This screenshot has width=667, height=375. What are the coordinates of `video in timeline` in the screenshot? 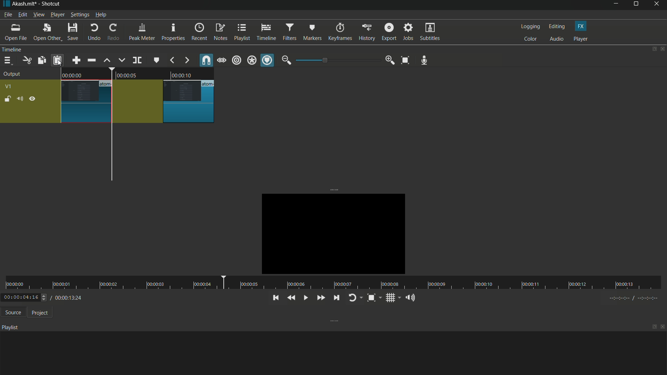 It's located at (87, 101).